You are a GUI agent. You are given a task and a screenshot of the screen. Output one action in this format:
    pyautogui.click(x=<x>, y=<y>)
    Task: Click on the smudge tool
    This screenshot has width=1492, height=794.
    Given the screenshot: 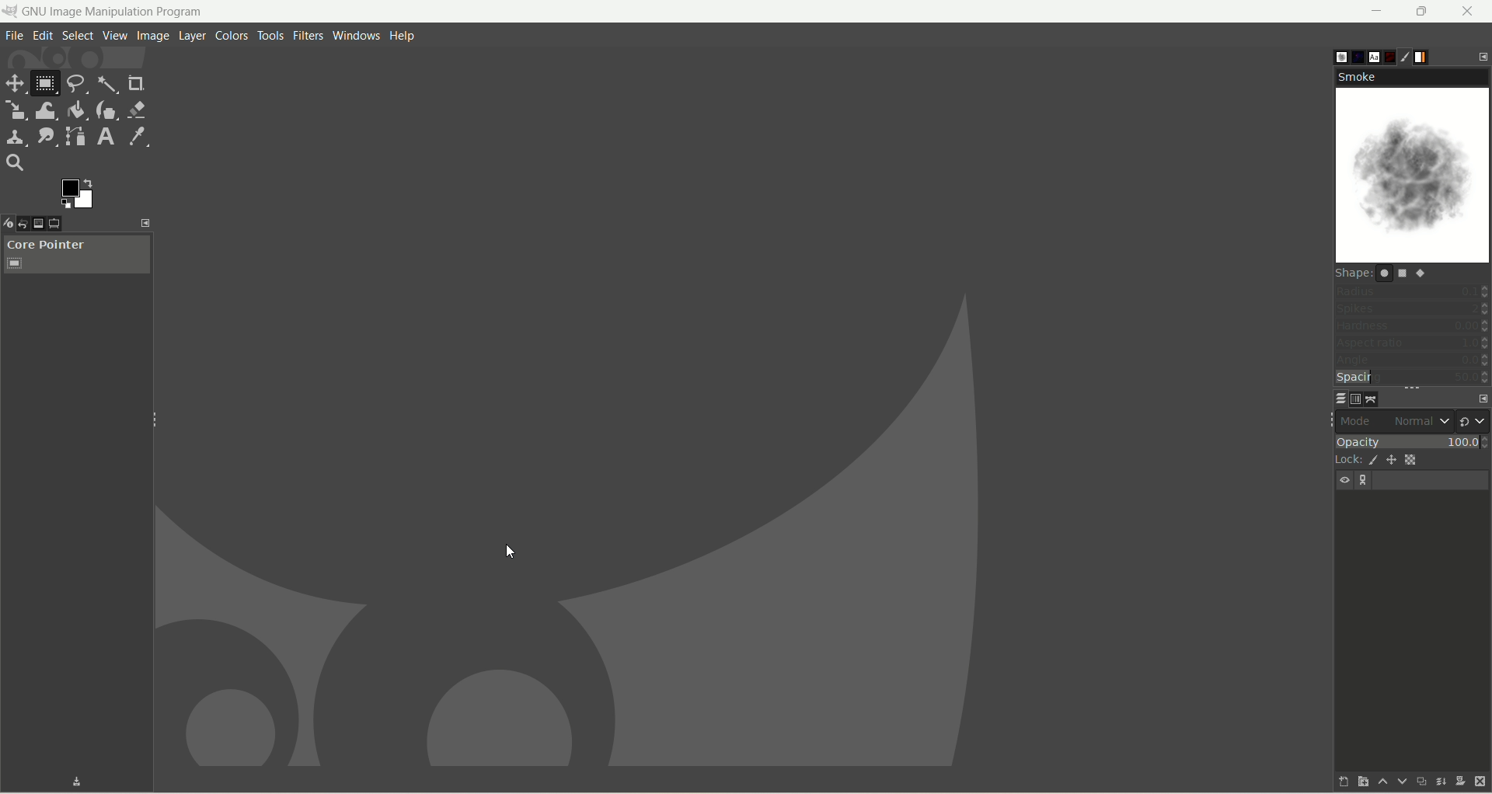 What is the action you would take?
    pyautogui.click(x=46, y=136)
    